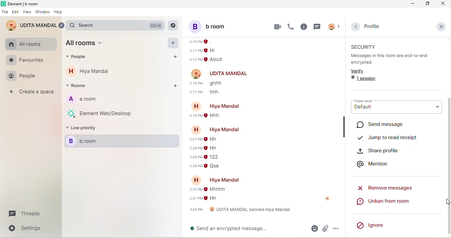 This screenshot has height=238, width=451. Describe the element at coordinates (212, 199) in the screenshot. I see `hh-older message from hiya mandal` at that location.